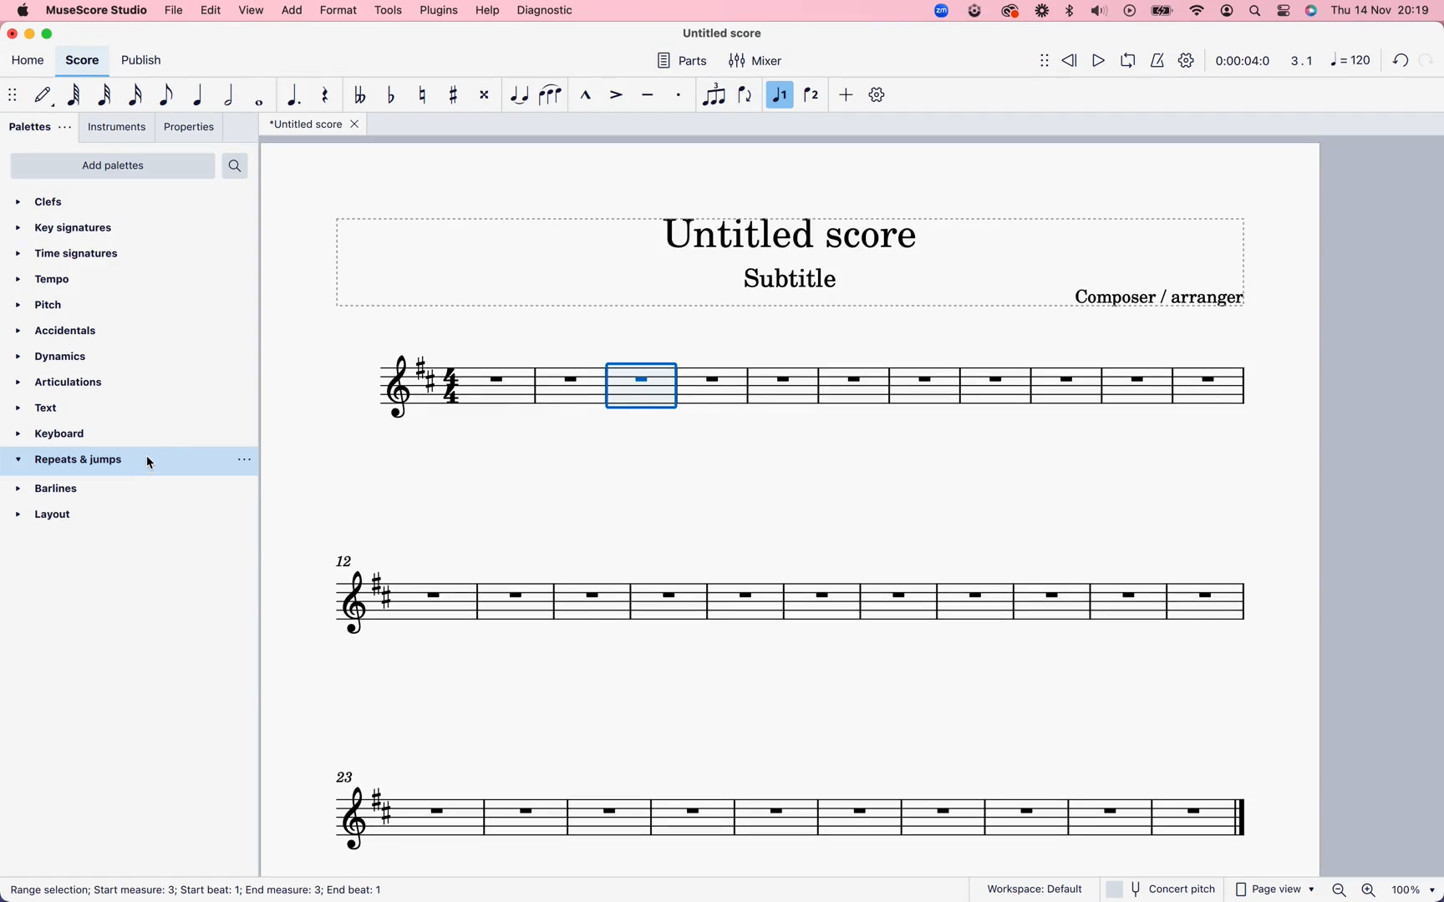 The height and width of the screenshot is (902, 1444). What do you see at coordinates (53, 280) in the screenshot?
I see `tempo` at bounding box center [53, 280].